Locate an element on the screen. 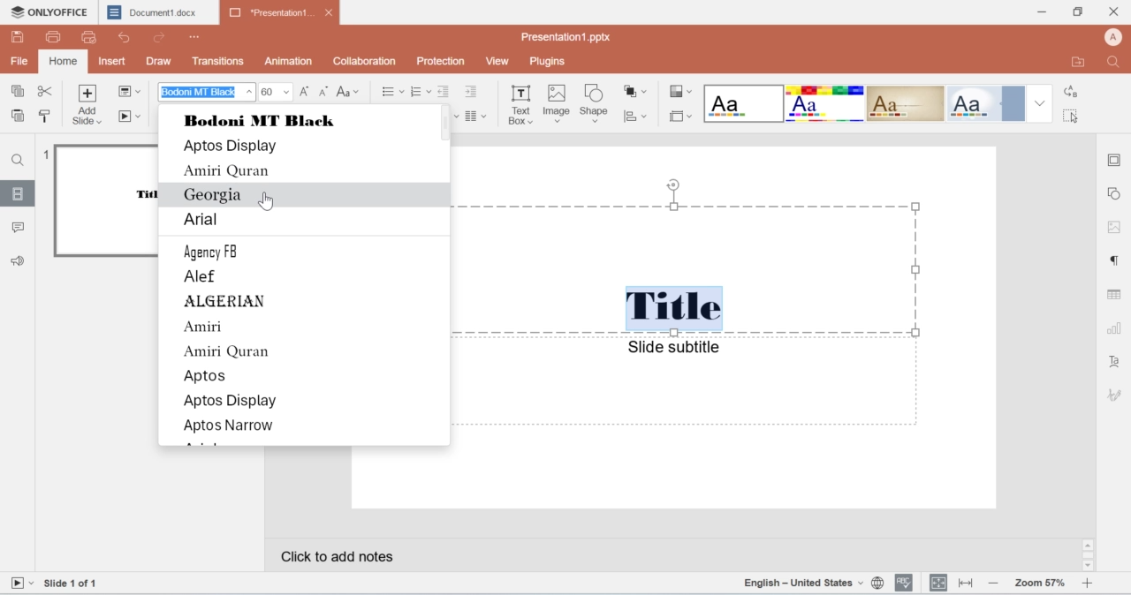  paragraph is located at coordinates (476, 117).